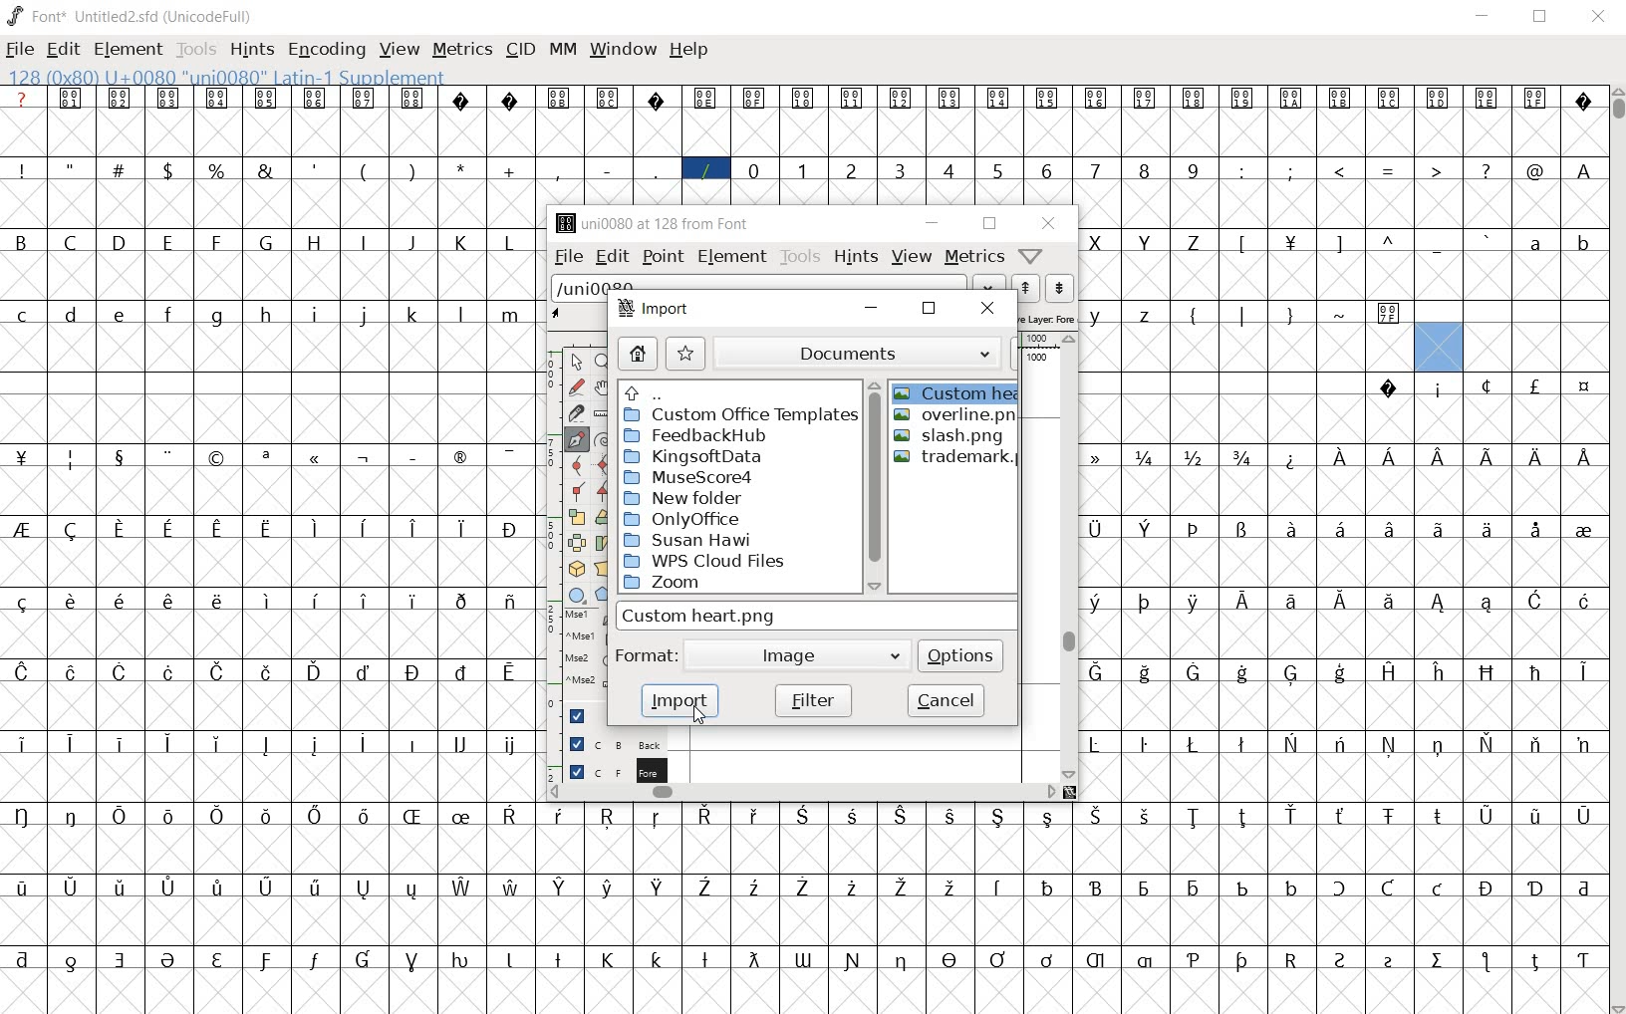 The height and width of the screenshot is (1014, 1626). What do you see at coordinates (1584, 672) in the screenshot?
I see `glyph` at bounding box center [1584, 672].